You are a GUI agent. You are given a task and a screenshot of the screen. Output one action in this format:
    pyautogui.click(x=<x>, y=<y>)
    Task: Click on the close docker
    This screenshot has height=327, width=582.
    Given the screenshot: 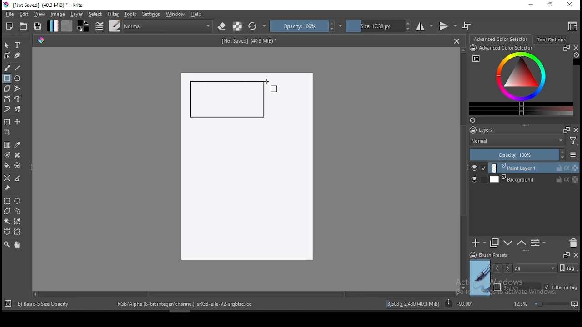 What is the action you would take?
    pyautogui.click(x=576, y=254)
    